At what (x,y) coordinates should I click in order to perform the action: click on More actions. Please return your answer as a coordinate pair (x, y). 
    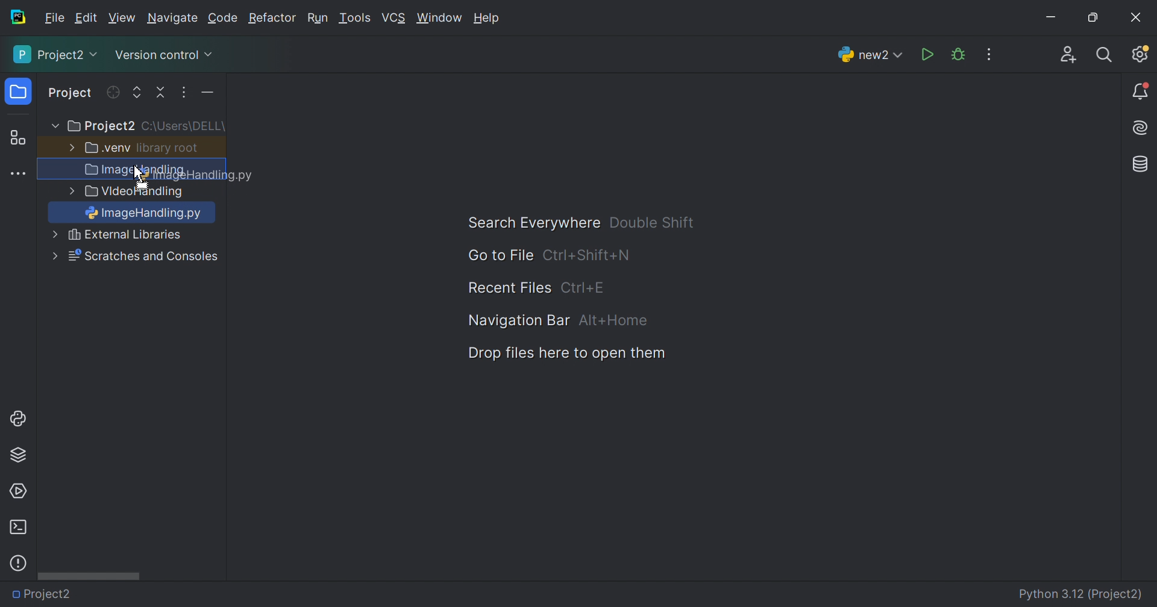
    Looking at the image, I should click on (204, 95).